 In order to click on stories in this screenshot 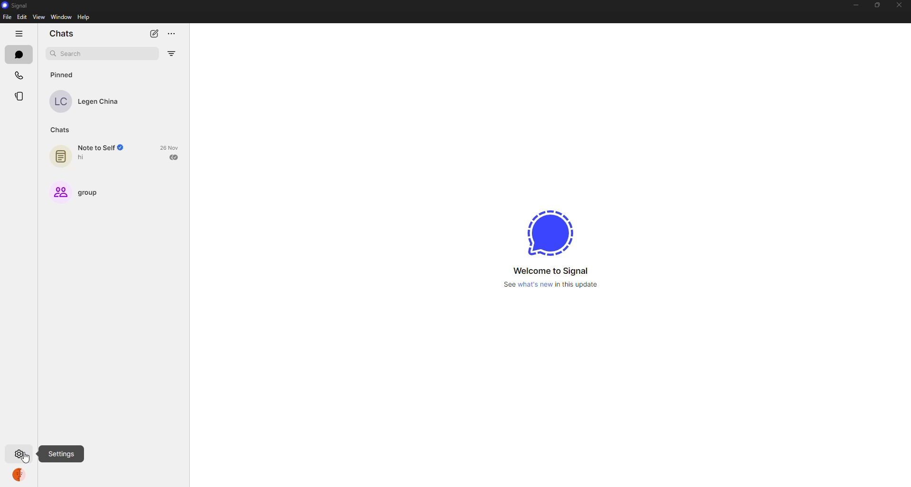, I will do `click(24, 96)`.